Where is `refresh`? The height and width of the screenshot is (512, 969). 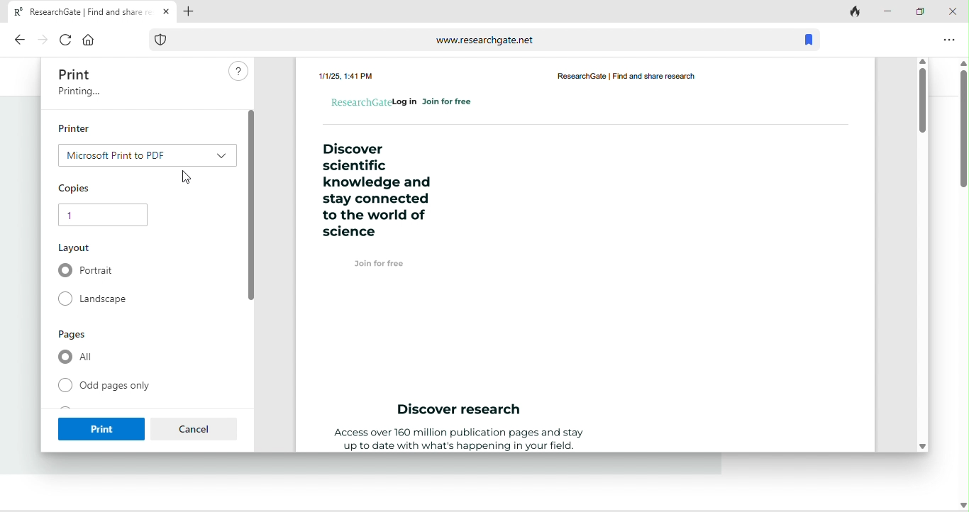
refresh is located at coordinates (62, 39).